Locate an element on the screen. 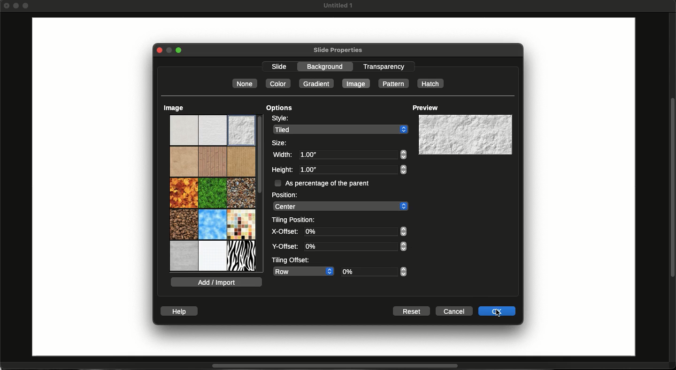  Slide properties is located at coordinates (338, 51).